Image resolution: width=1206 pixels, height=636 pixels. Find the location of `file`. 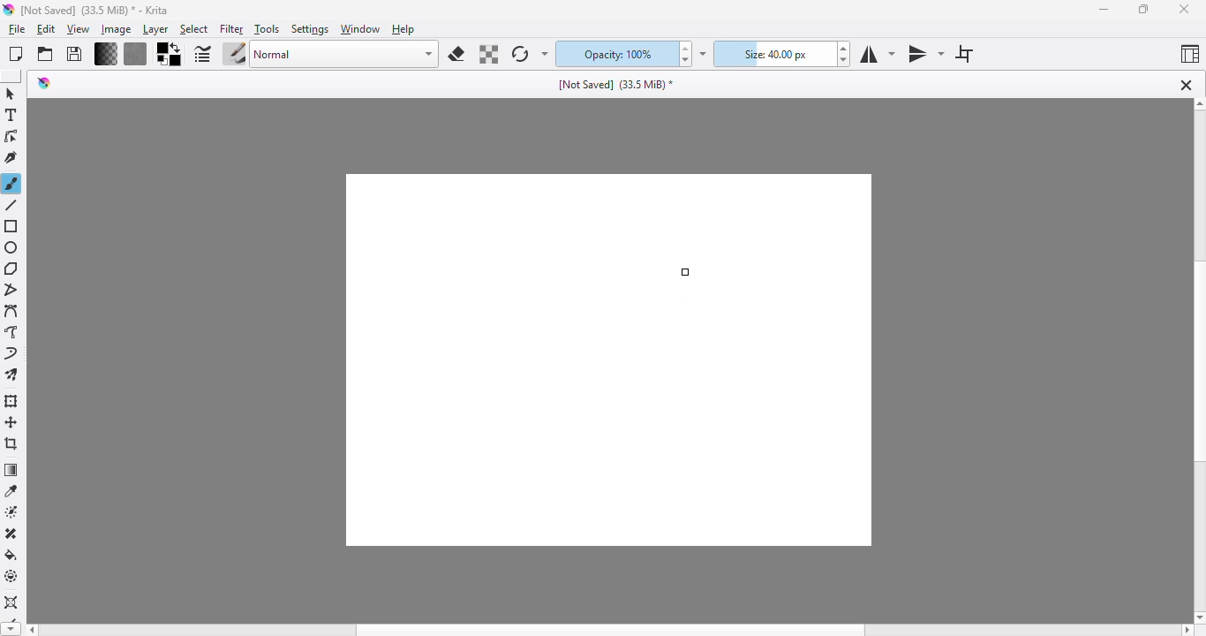

file is located at coordinates (17, 29).